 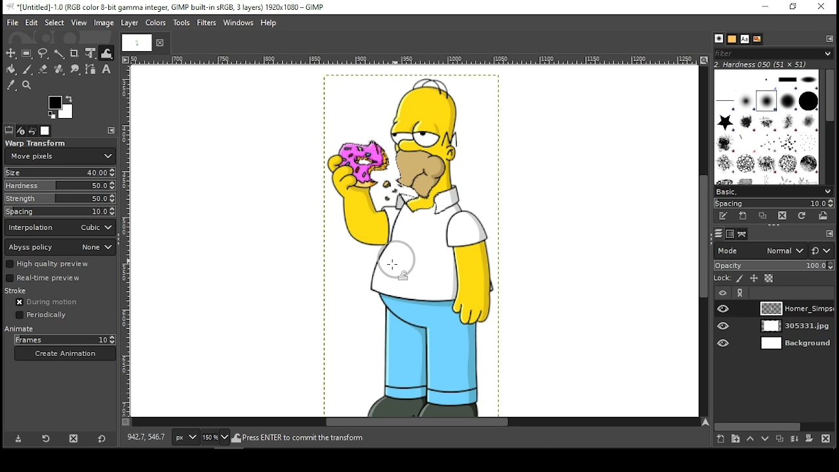 I want to click on interpolation, so click(x=61, y=227).